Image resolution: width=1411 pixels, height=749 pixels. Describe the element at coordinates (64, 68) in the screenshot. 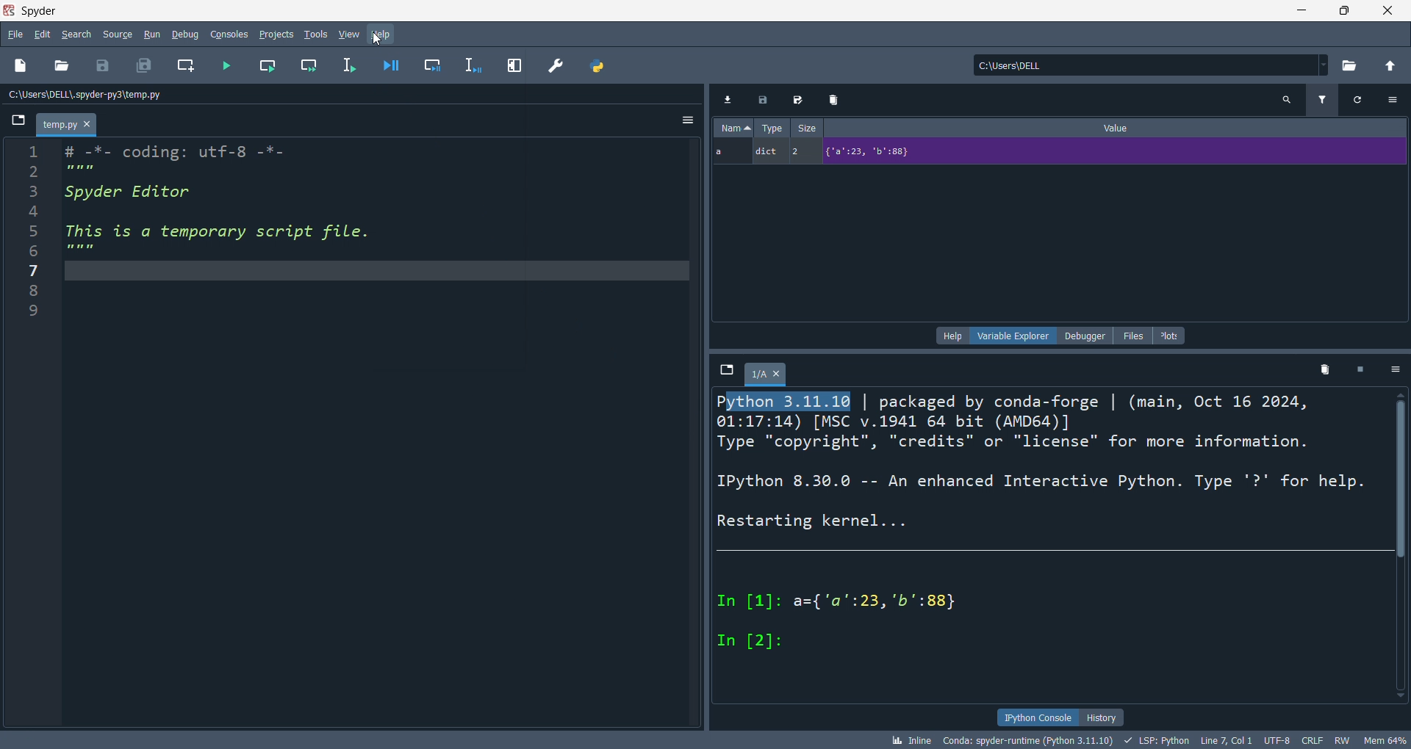

I see `open file` at that location.